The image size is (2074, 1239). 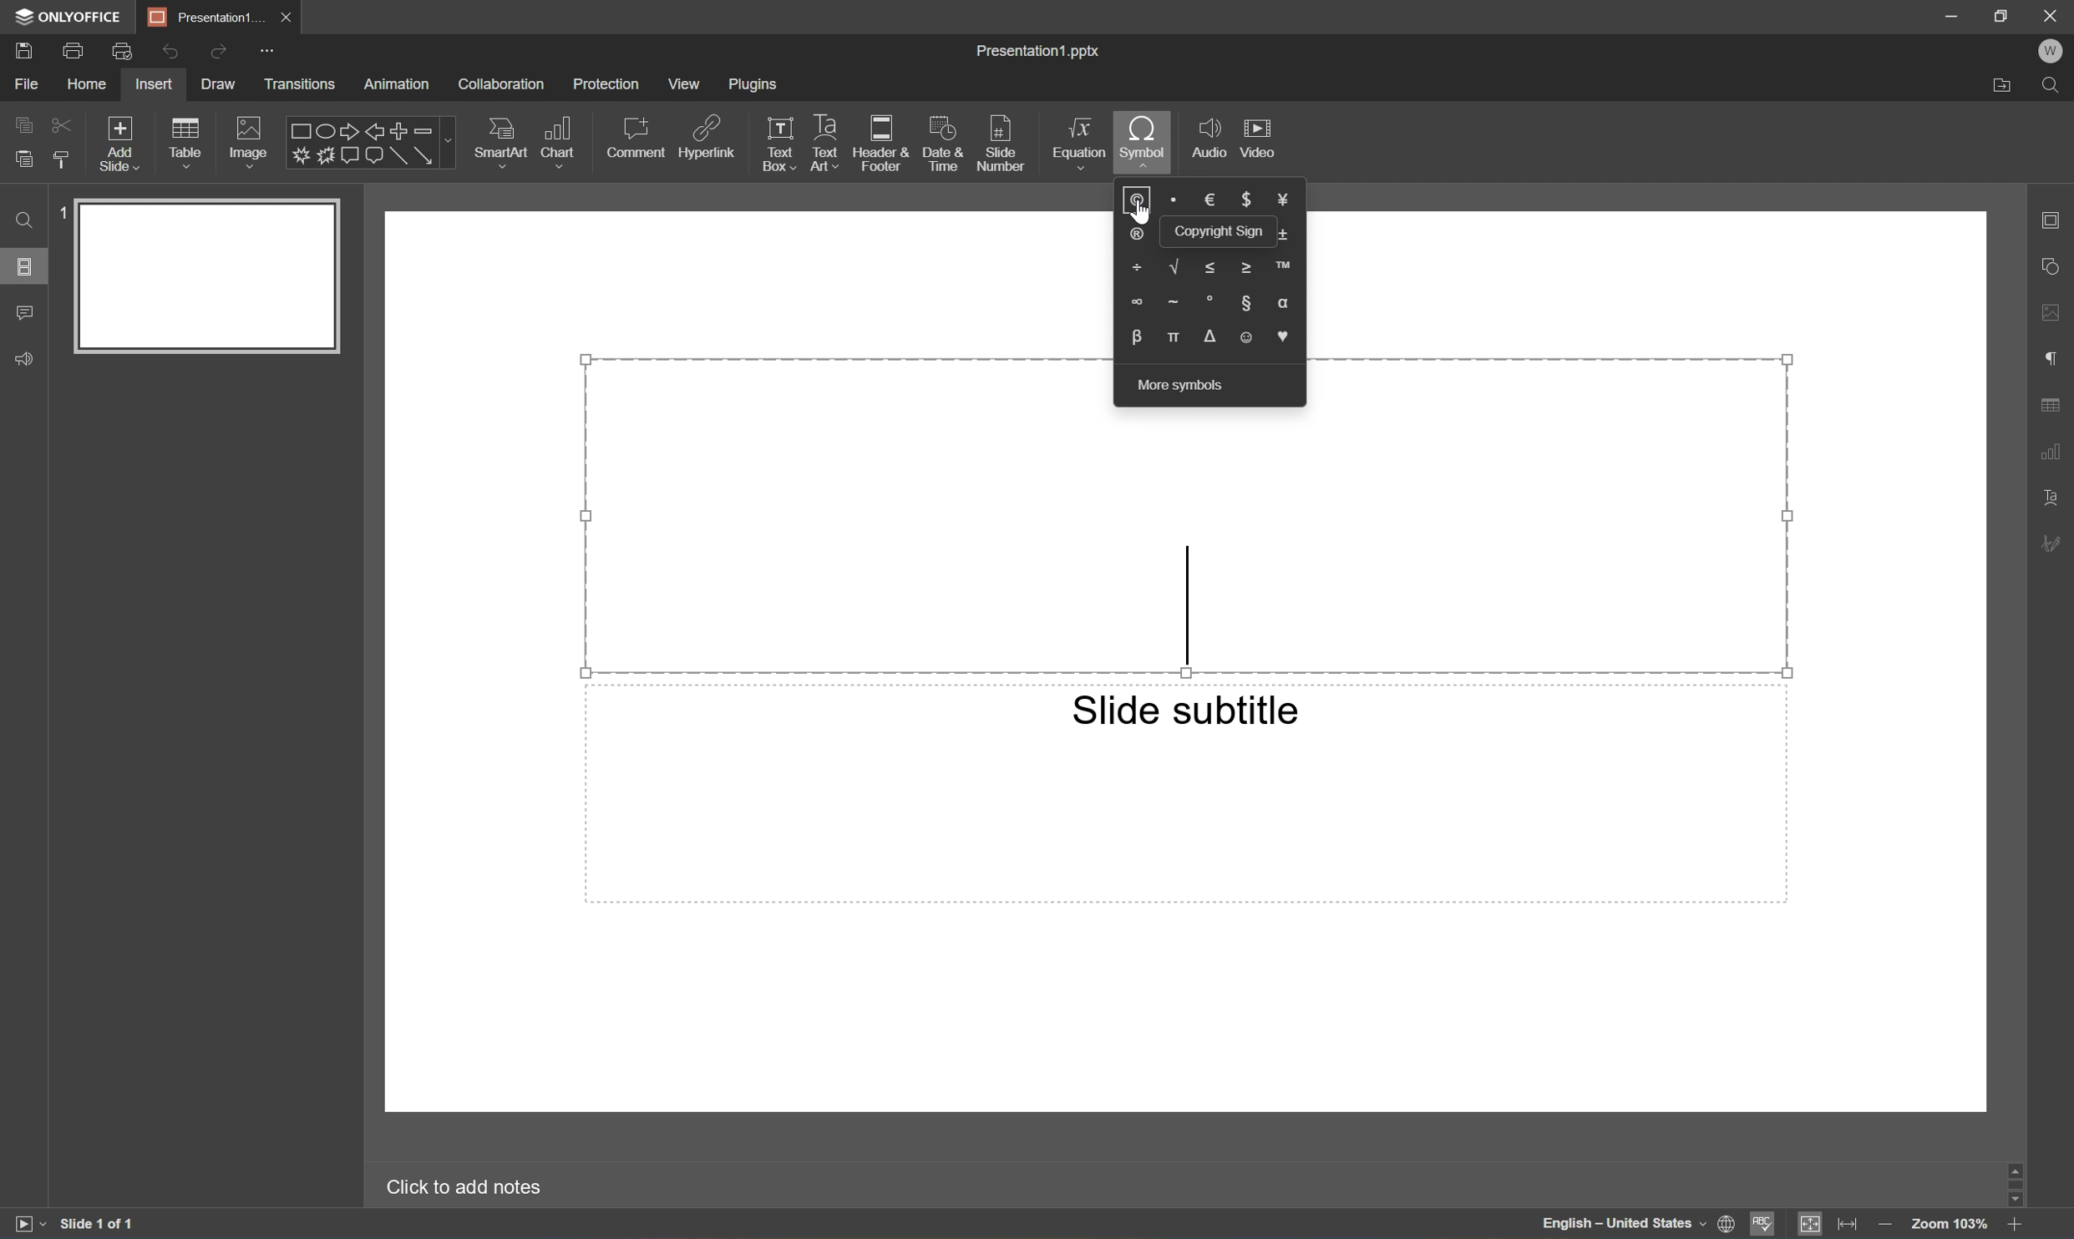 What do you see at coordinates (1618, 1224) in the screenshot?
I see `English - United States` at bounding box center [1618, 1224].